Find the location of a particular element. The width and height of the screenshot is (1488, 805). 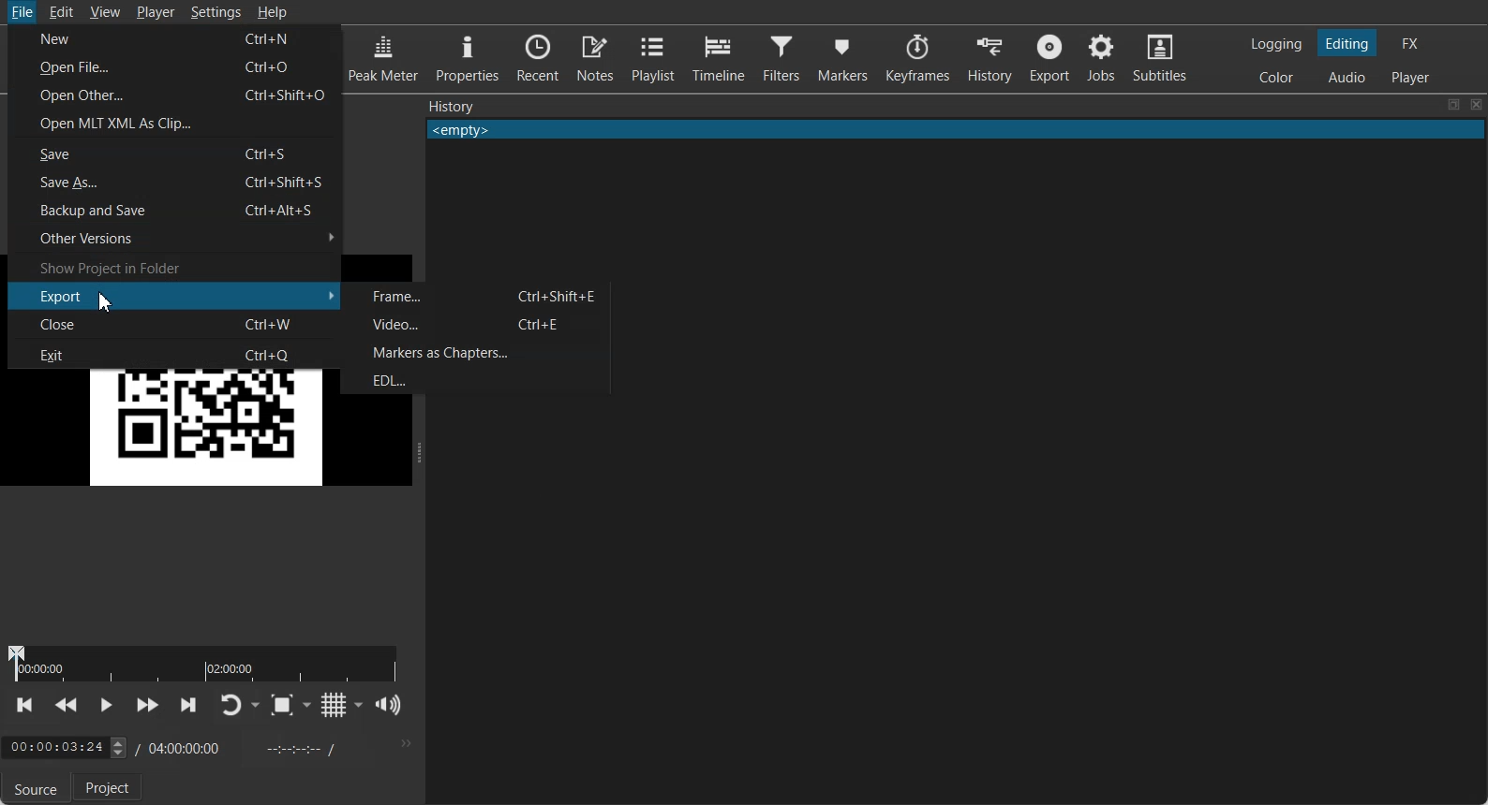

QR Code Image selected is located at coordinates (179, 428).